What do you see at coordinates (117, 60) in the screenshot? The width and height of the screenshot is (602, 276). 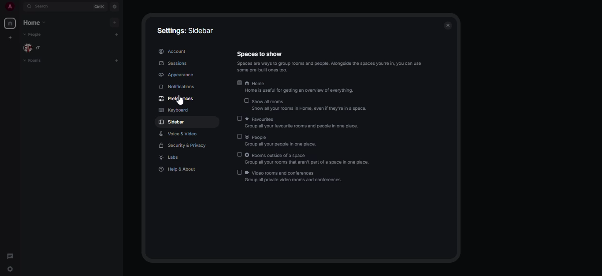 I see `add` at bounding box center [117, 60].